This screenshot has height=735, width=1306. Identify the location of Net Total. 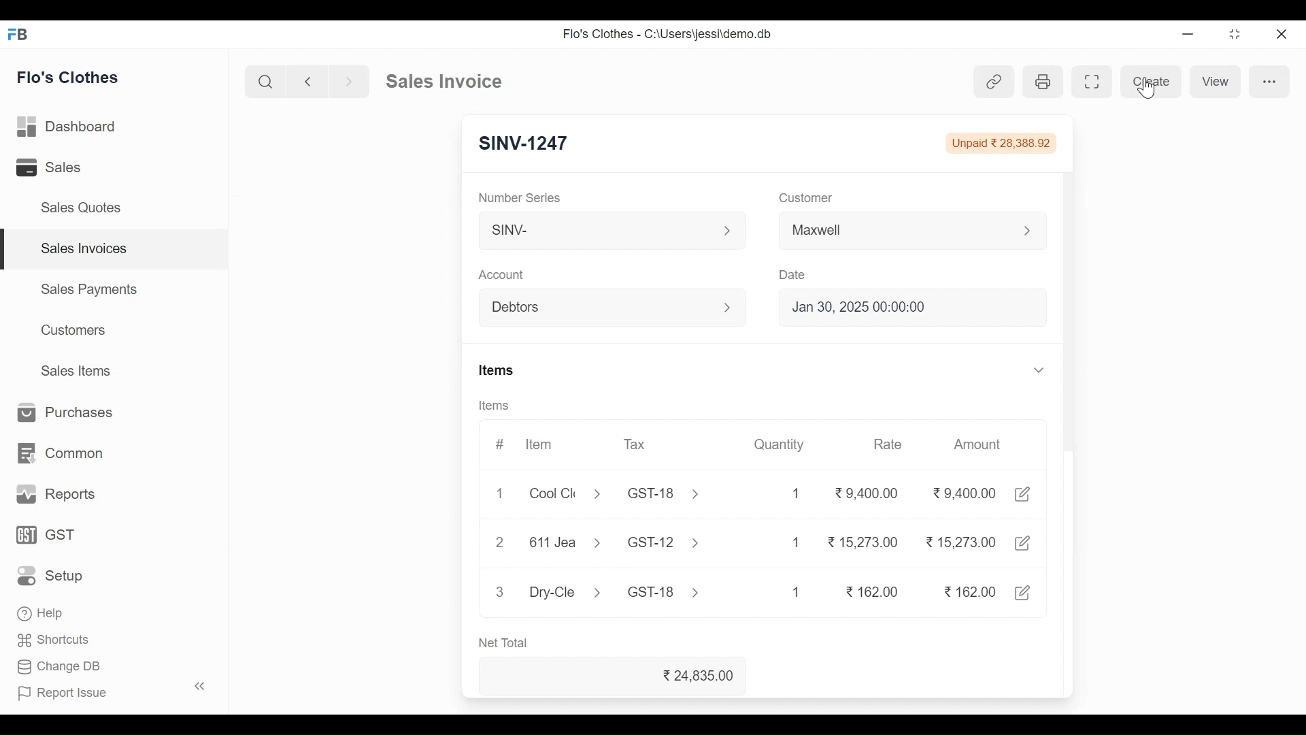
(507, 643).